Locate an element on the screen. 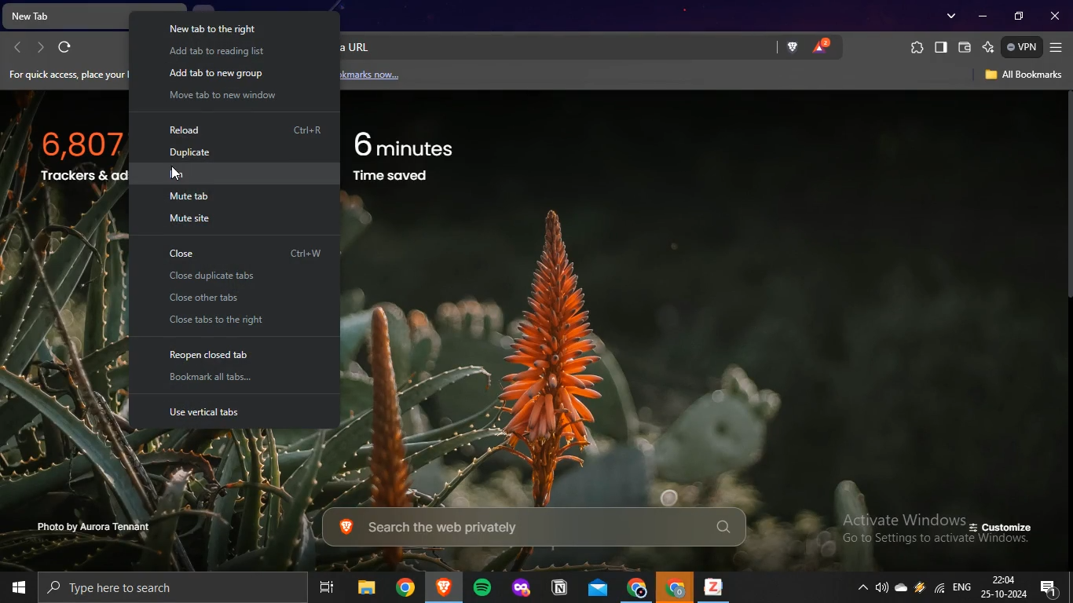  restore down is located at coordinates (1020, 16).